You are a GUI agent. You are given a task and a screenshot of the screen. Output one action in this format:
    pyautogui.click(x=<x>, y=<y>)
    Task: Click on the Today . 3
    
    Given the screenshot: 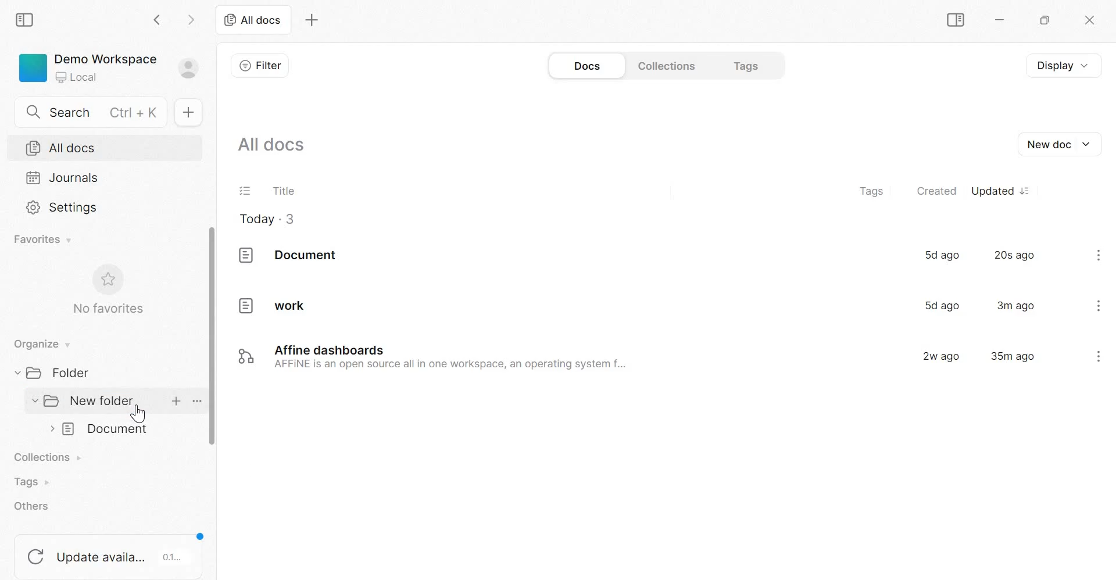 What is the action you would take?
    pyautogui.click(x=267, y=219)
    